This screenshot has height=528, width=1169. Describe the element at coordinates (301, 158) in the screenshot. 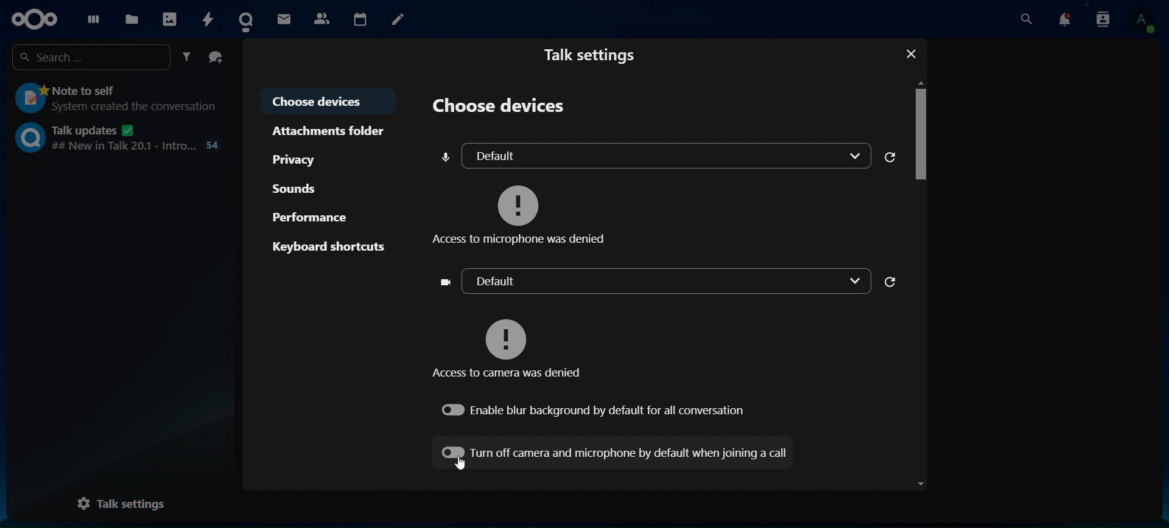

I see `privacy` at that location.